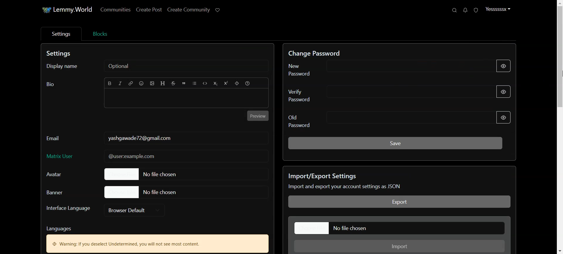 The image size is (563, 254). What do you see at coordinates (61, 34) in the screenshot?
I see `Settings` at bounding box center [61, 34].